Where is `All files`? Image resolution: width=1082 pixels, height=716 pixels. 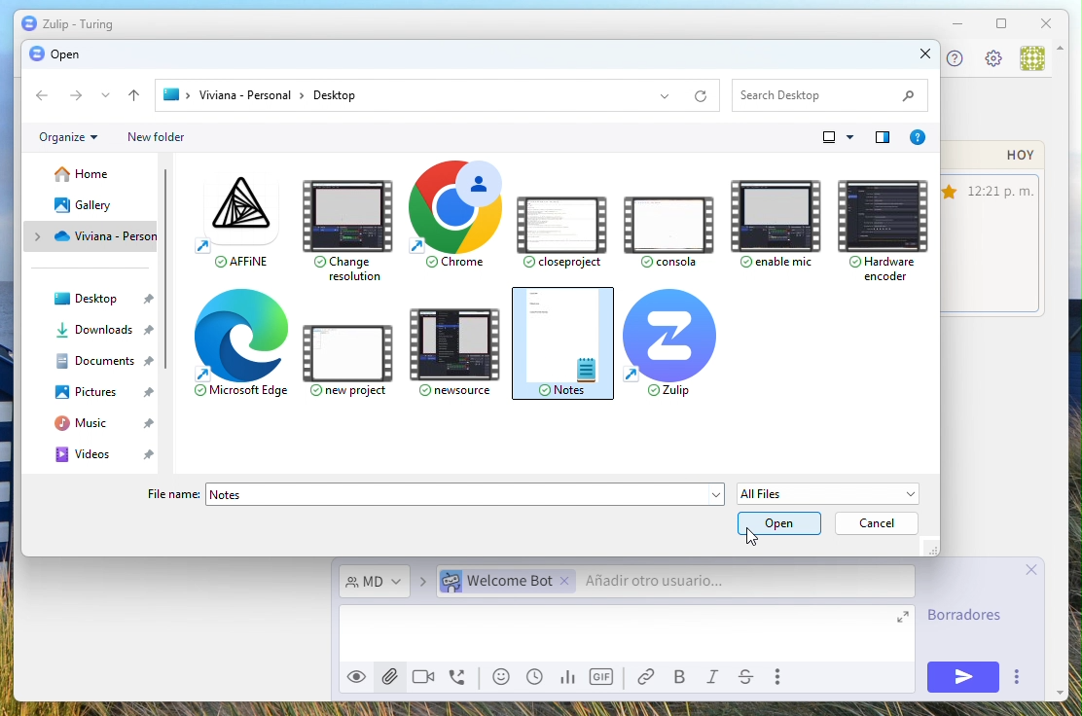 All files is located at coordinates (831, 493).